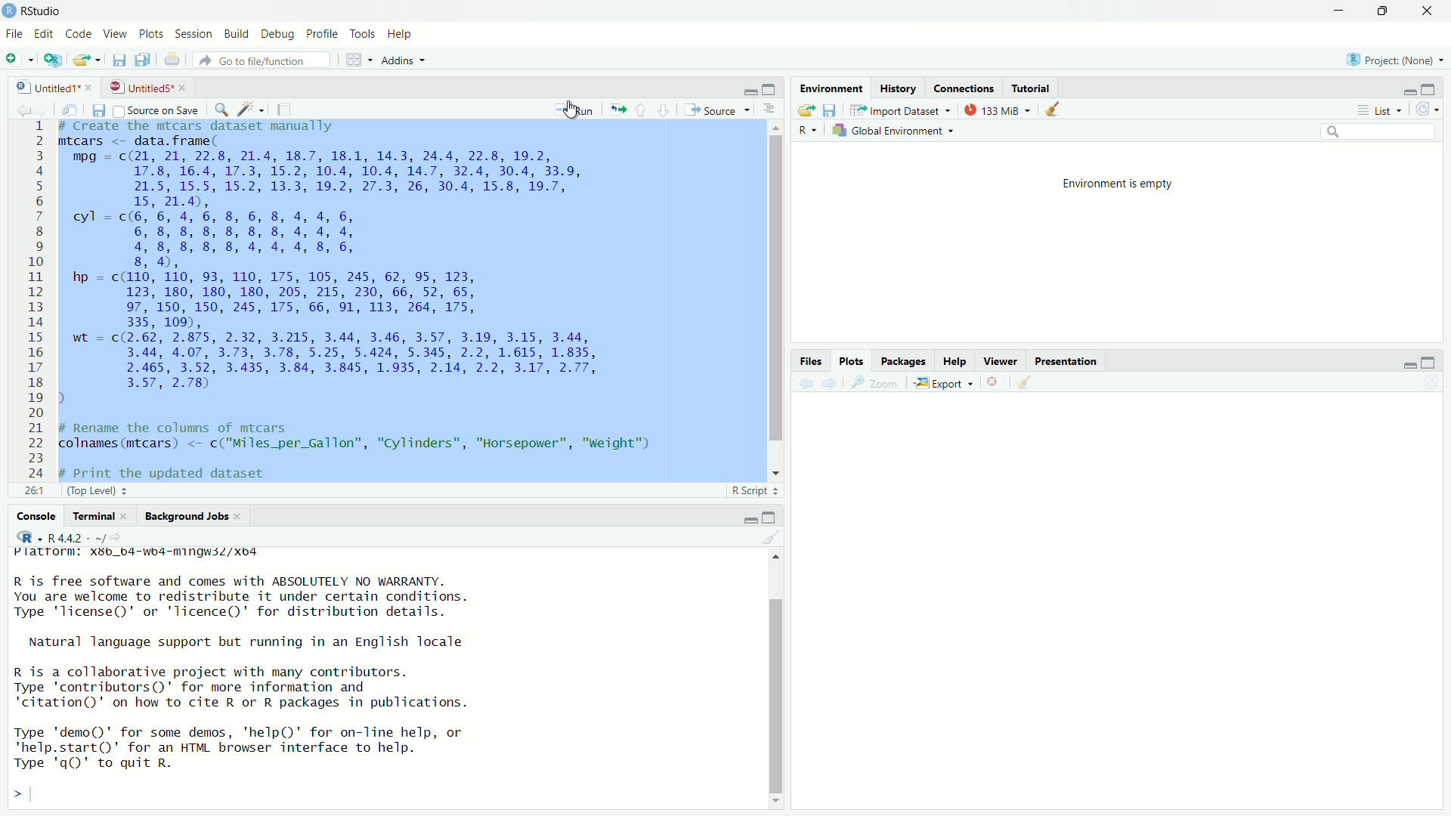  What do you see at coordinates (902, 361) in the screenshot?
I see `packages` at bounding box center [902, 361].